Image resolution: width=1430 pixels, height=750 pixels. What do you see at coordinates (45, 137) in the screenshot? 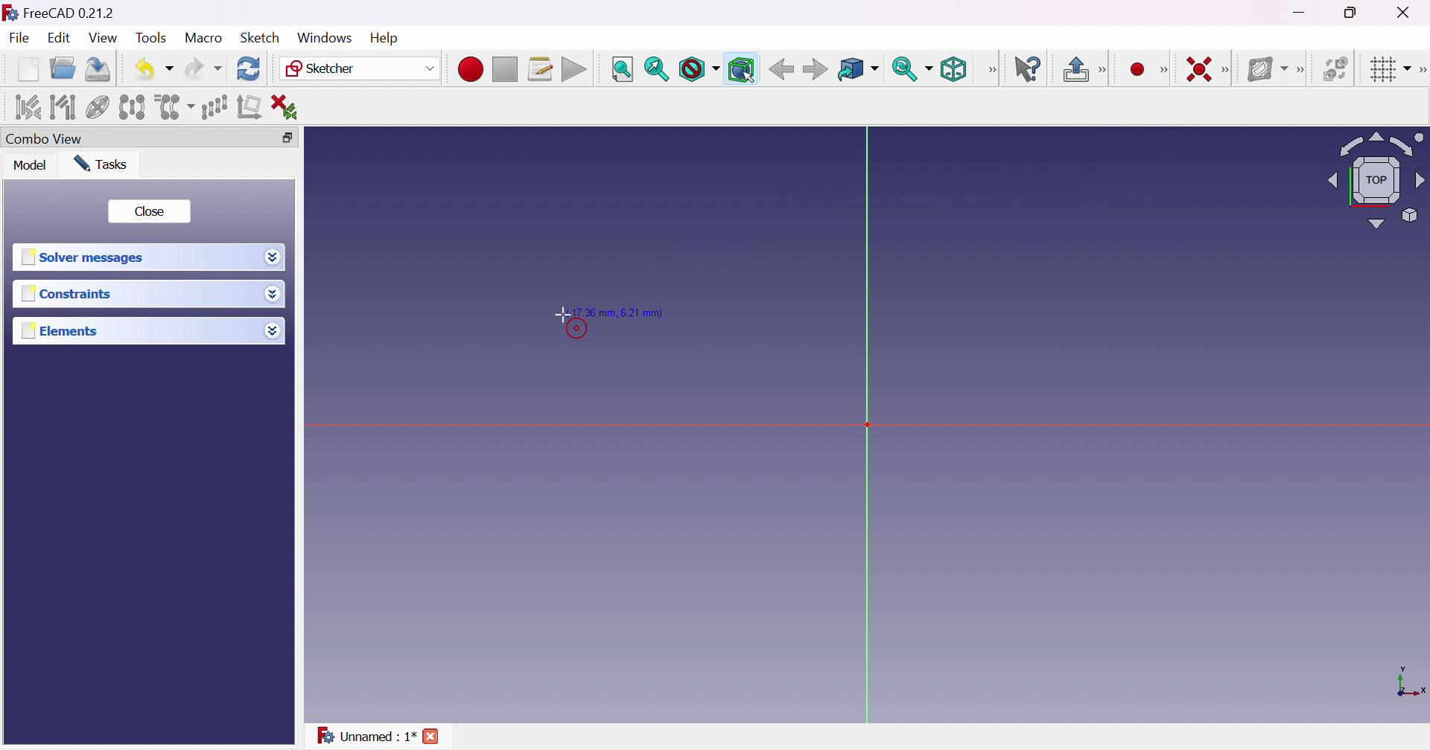
I see `Combo view` at bounding box center [45, 137].